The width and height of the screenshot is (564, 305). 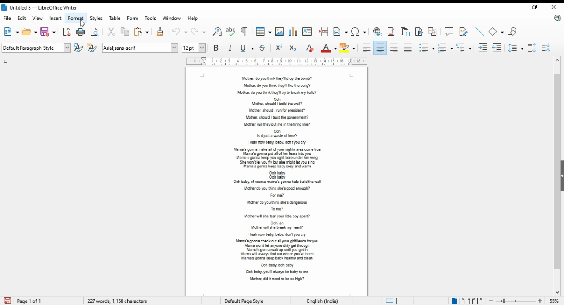 What do you see at coordinates (76, 18) in the screenshot?
I see `format` at bounding box center [76, 18].